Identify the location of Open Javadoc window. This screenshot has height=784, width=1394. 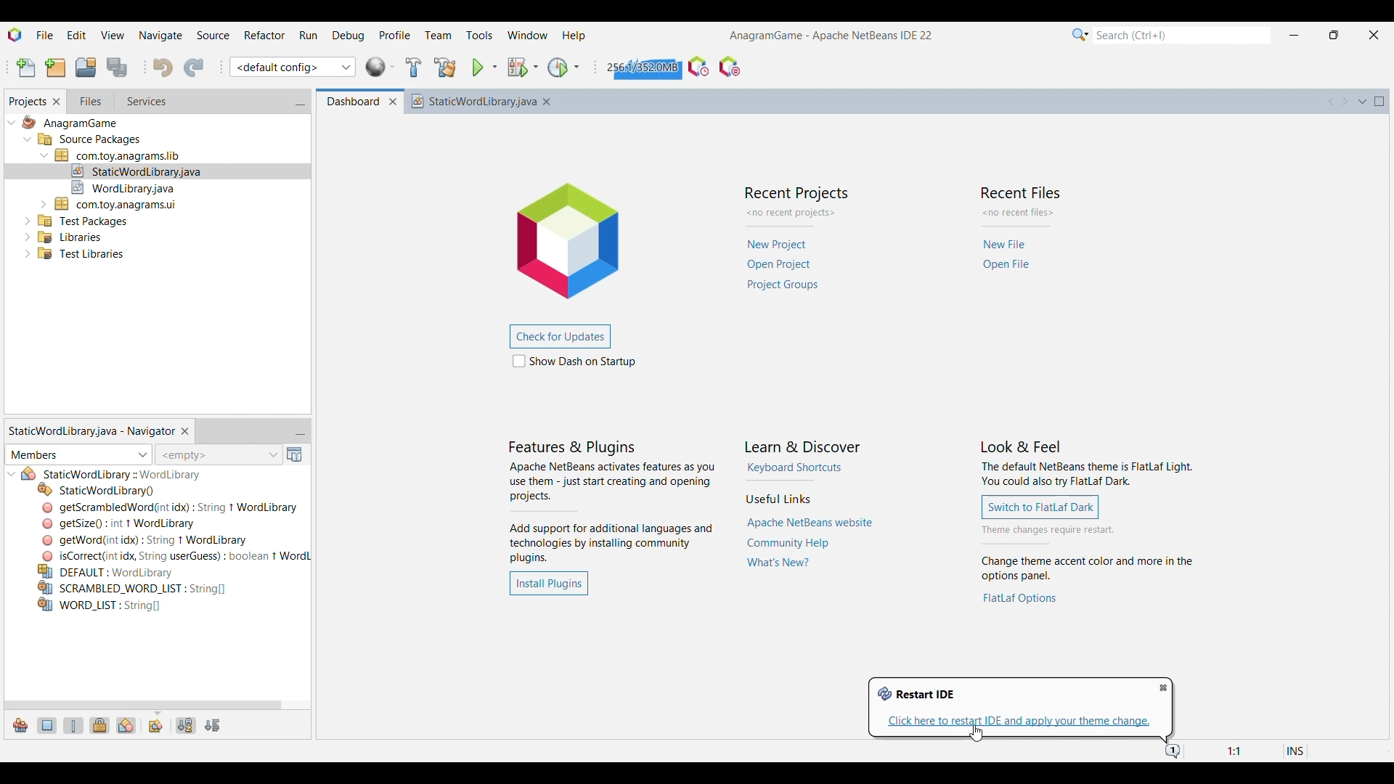
(295, 454).